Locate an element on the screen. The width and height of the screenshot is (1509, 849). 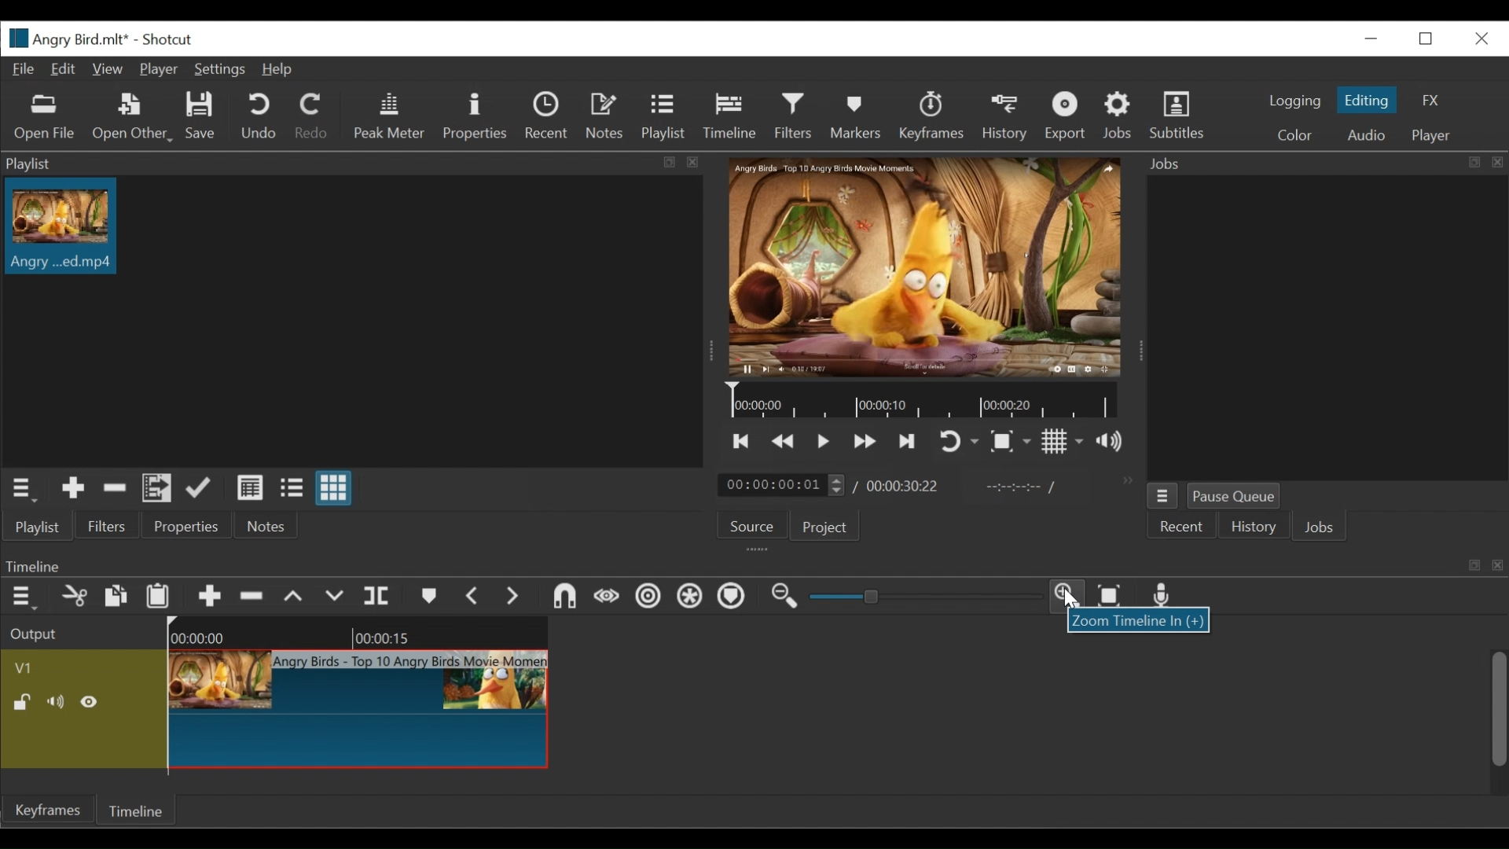
Zoom timeline out  is located at coordinates (790, 596).